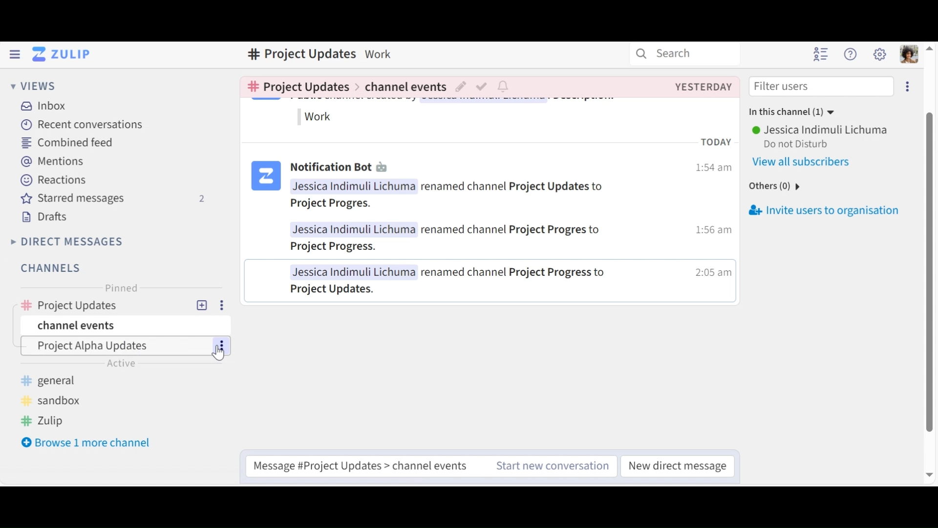 This screenshot has width=938, height=528. I want to click on Main menu, so click(879, 53).